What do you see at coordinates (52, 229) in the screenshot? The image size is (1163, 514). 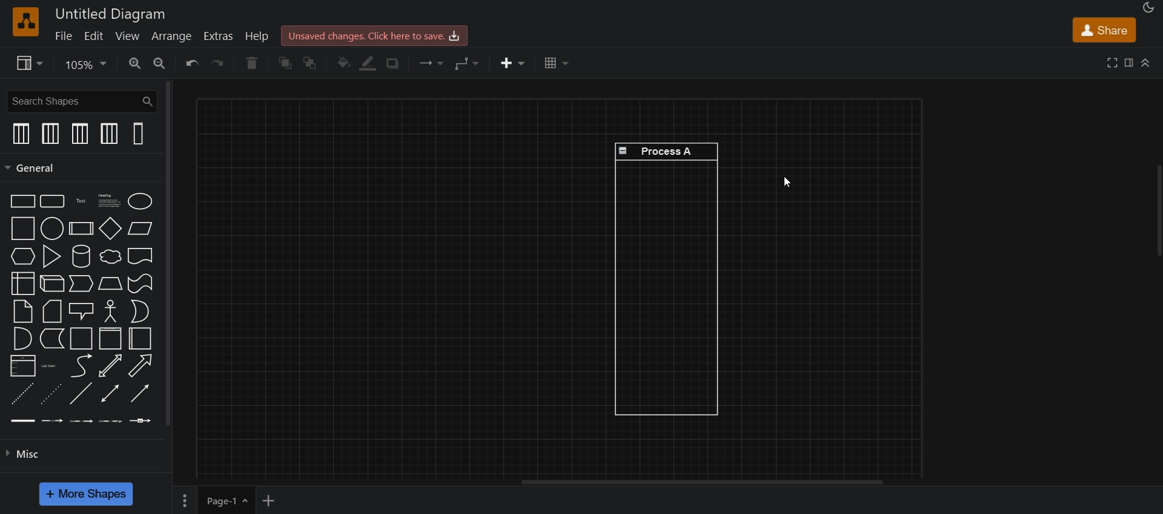 I see `circle` at bounding box center [52, 229].